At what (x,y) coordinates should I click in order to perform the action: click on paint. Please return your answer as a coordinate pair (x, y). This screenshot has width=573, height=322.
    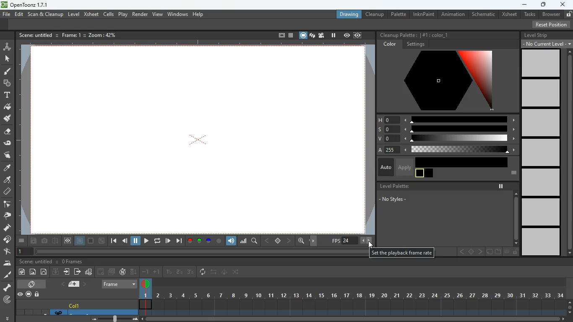
    Looking at the image, I should click on (7, 73).